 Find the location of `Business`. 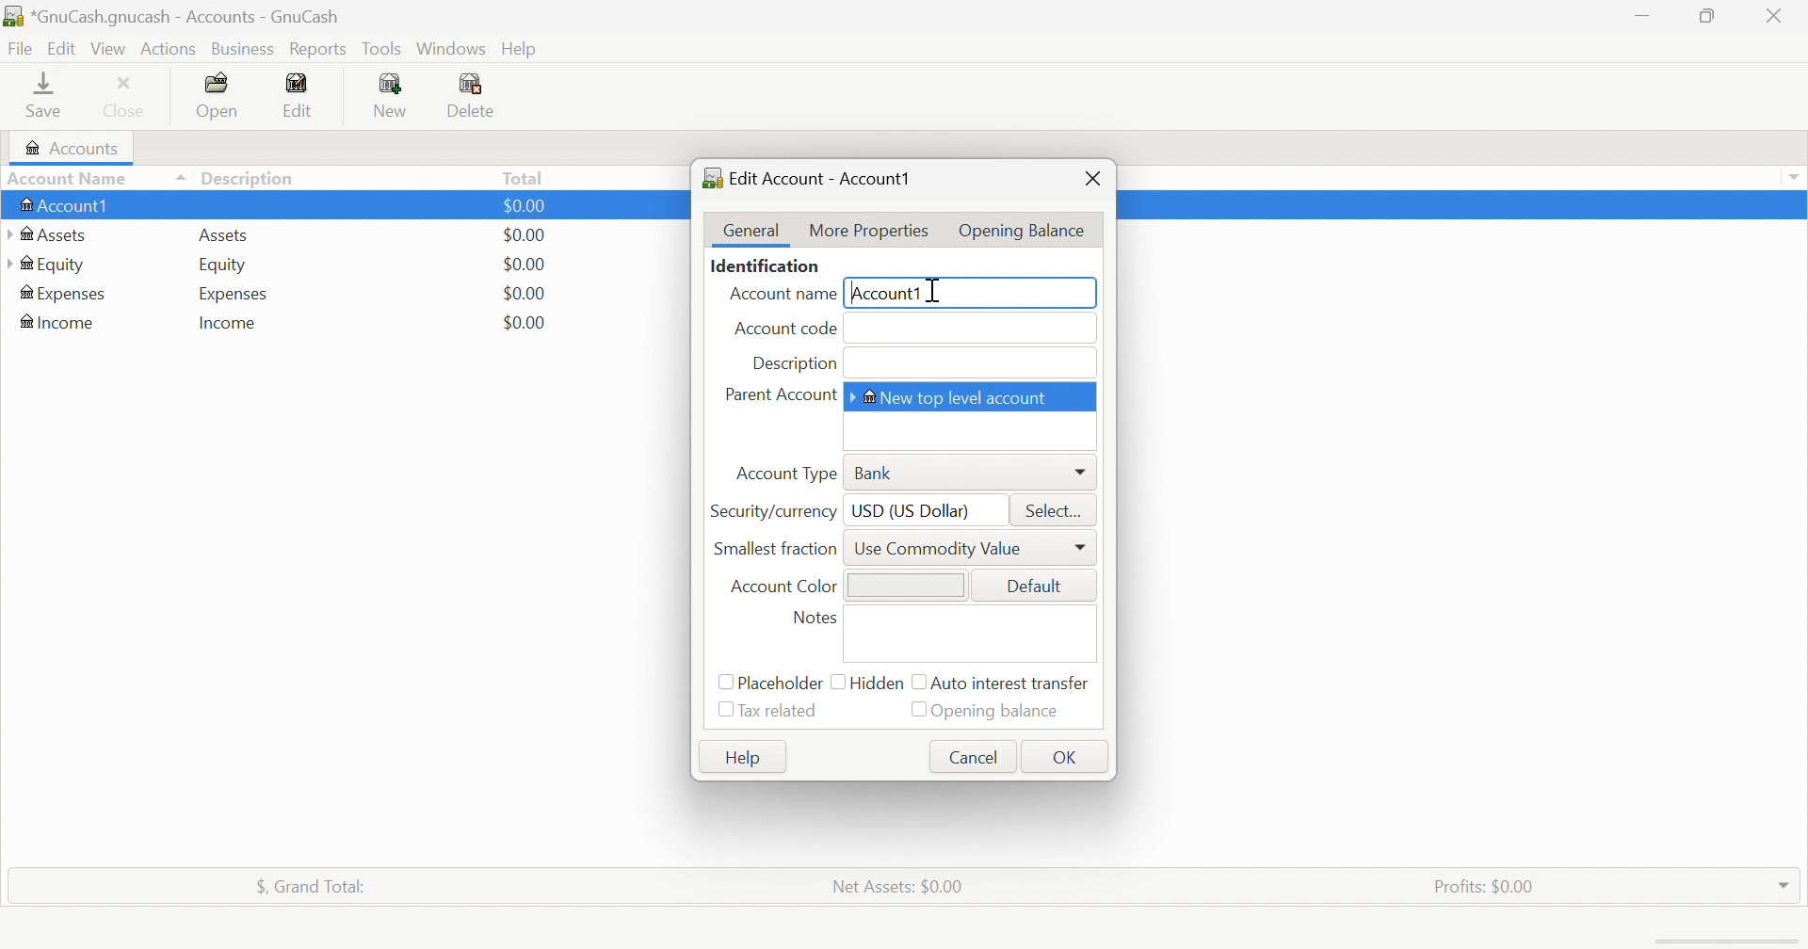

Business is located at coordinates (242, 50).